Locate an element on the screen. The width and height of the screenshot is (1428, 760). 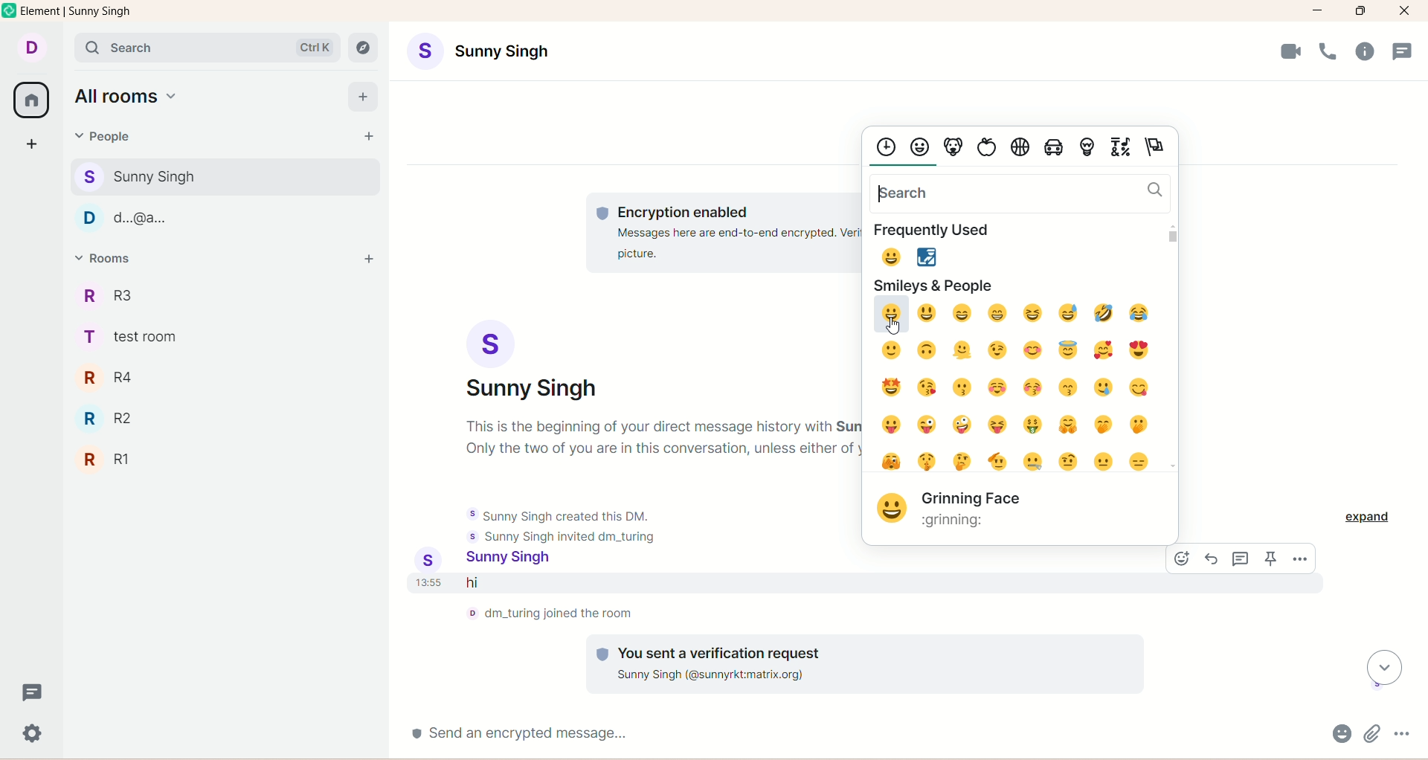
Grinning face with sweat is located at coordinates (1068, 313).